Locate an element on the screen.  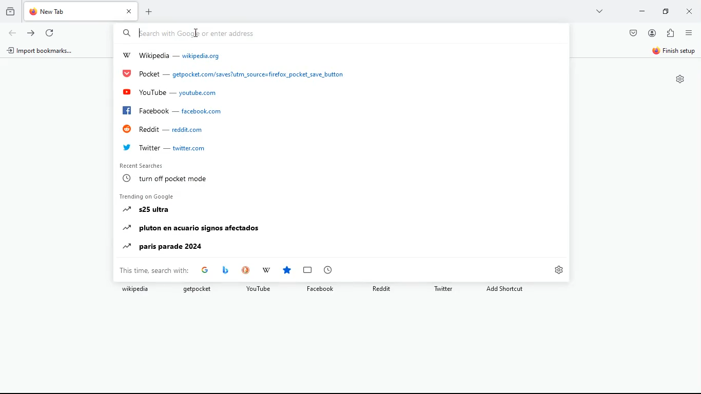
I Facebook — facebook.com is located at coordinates (170, 111).